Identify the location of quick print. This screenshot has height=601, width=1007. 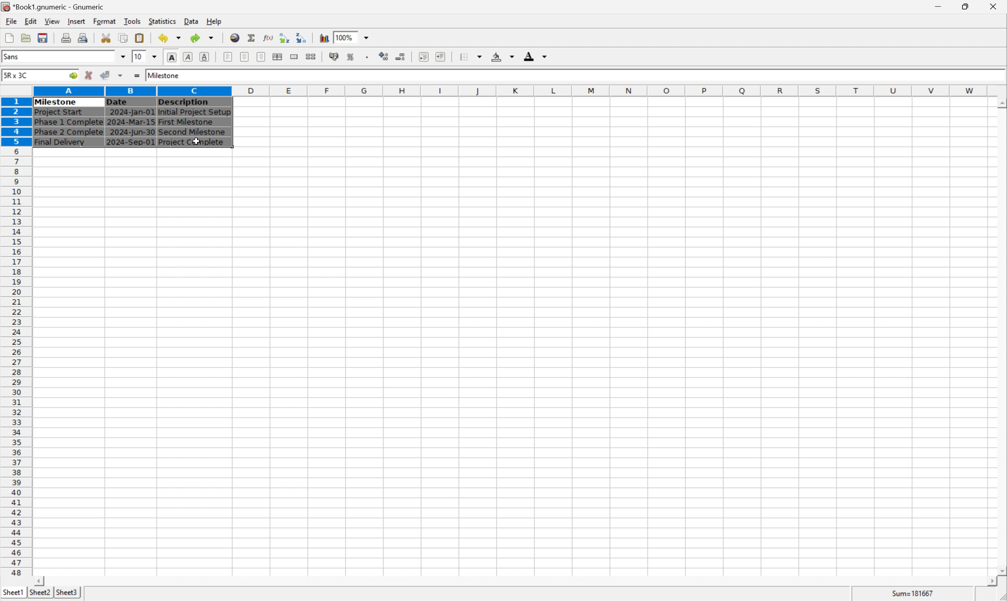
(83, 38).